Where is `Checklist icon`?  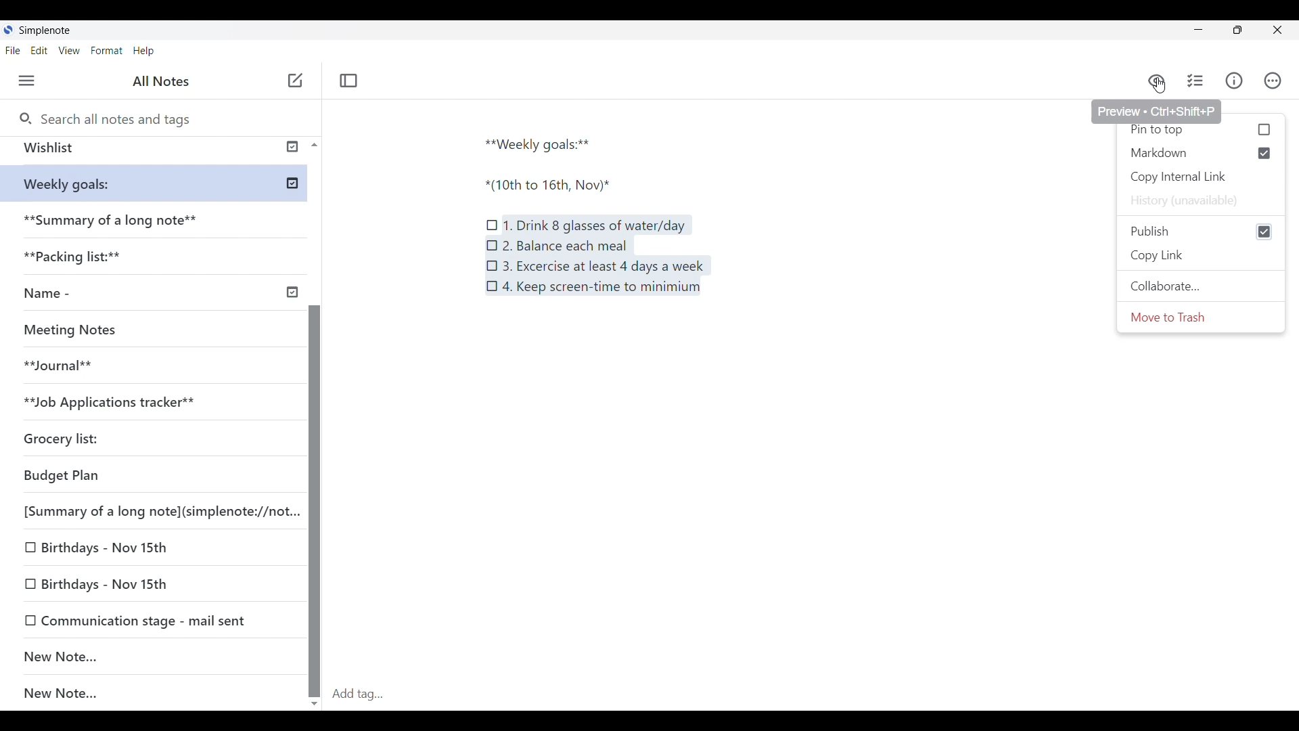
Checklist icon is located at coordinates (493, 264).